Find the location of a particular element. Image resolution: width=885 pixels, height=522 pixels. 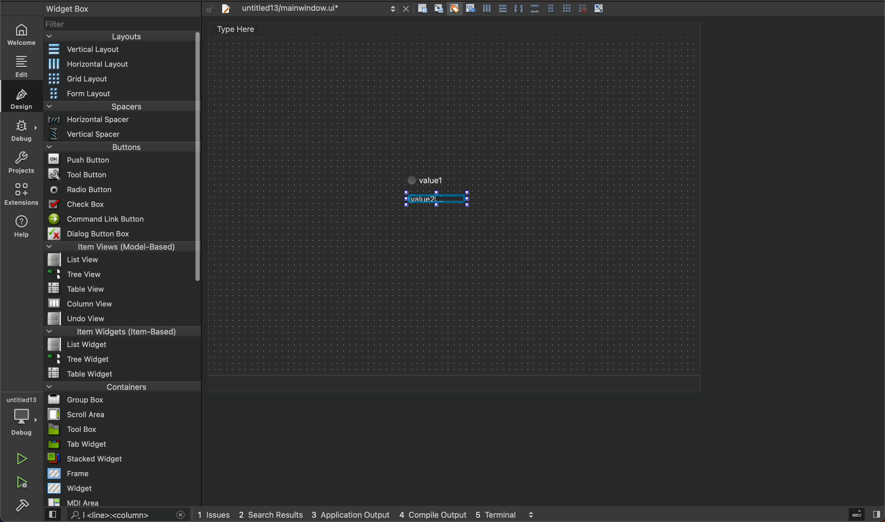

table view is located at coordinates (122, 289).